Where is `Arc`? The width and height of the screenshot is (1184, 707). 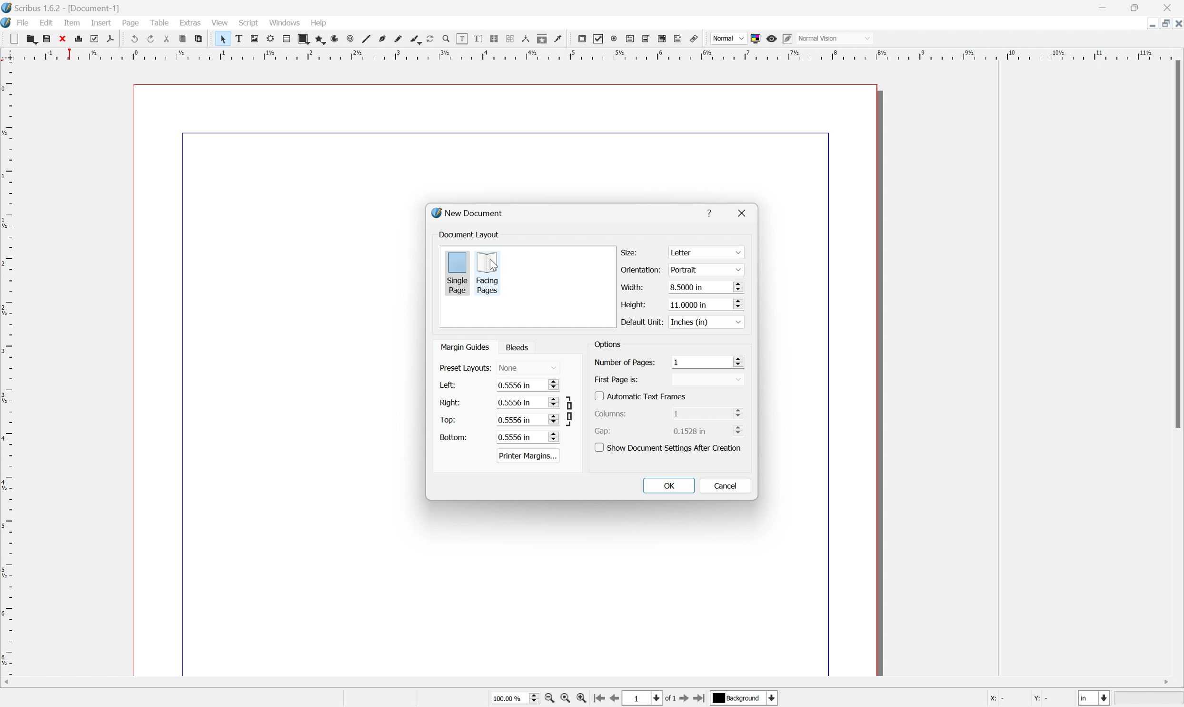
Arc is located at coordinates (333, 39).